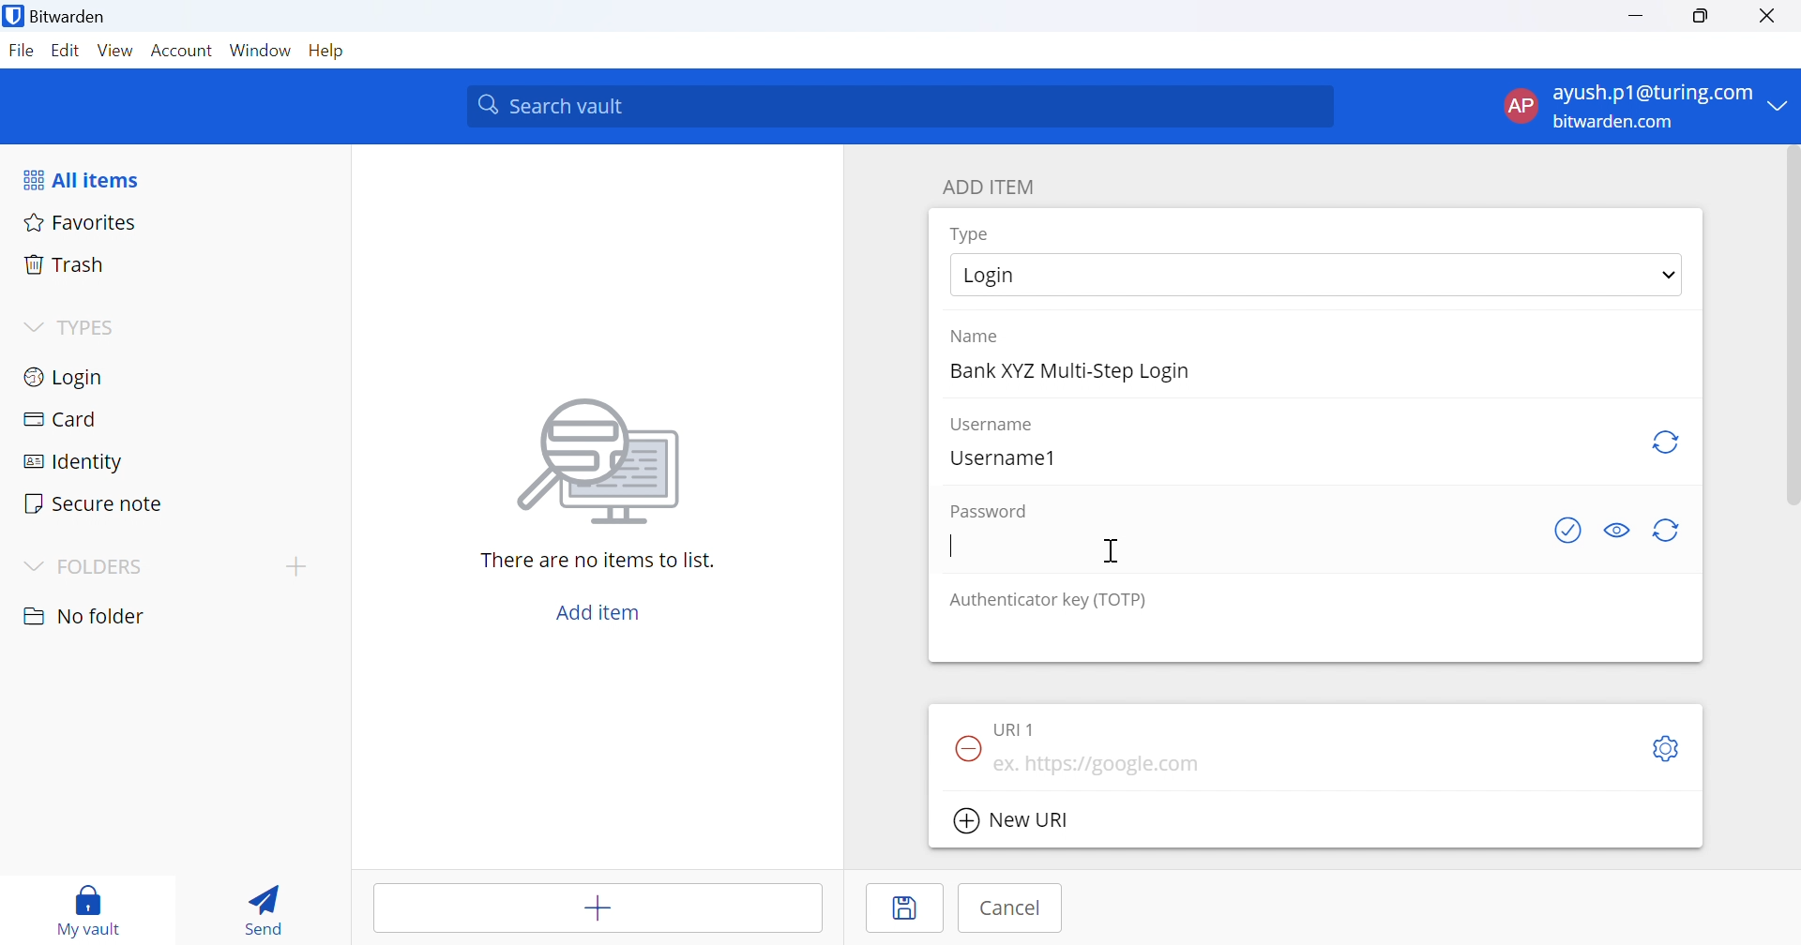 The height and width of the screenshot is (945, 1801). Describe the element at coordinates (1616, 531) in the screenshot. I see `Toggle visibility` at that location.